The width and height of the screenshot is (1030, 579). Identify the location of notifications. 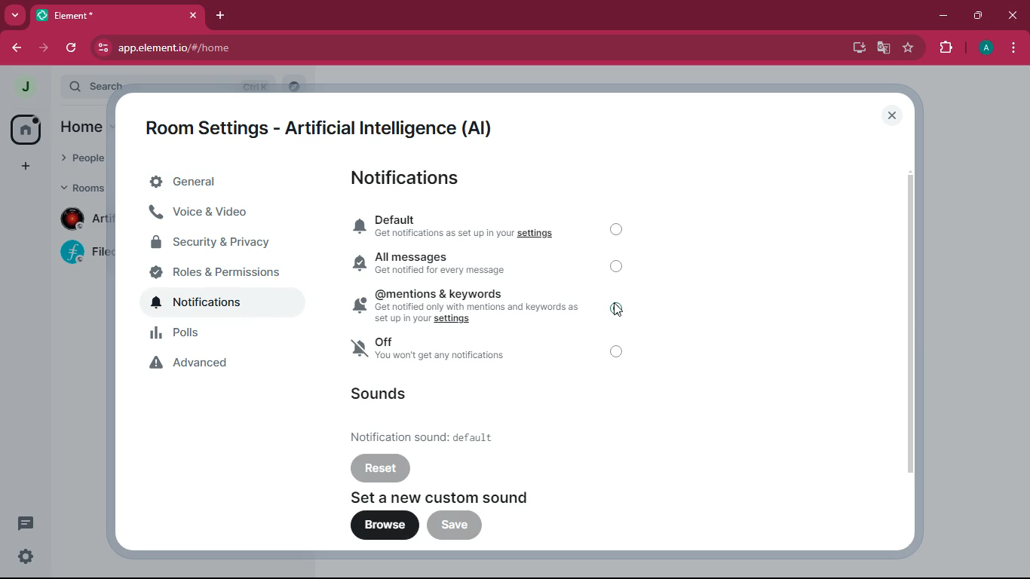
(222, 303).